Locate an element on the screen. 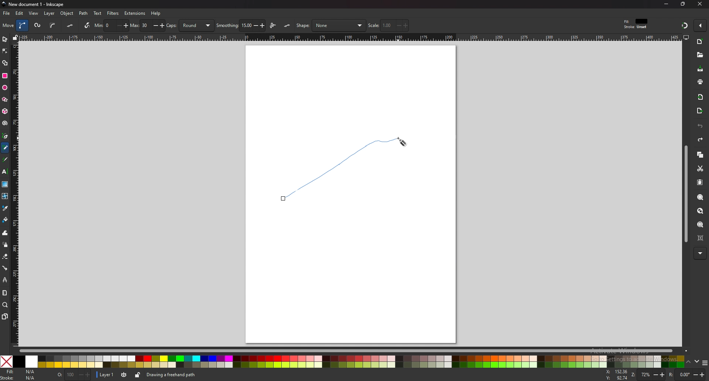  b spline path is located at coordinates (52, 25).